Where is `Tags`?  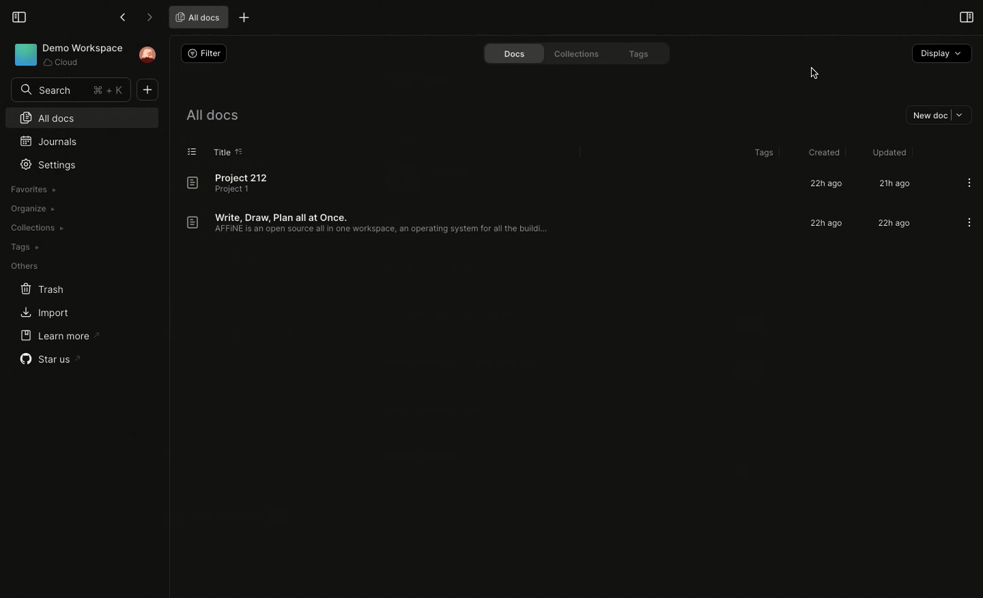 Tags is located at coordinates (762, 153).